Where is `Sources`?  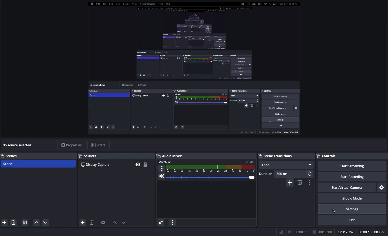 Sources is located at coordinates (89, 156).